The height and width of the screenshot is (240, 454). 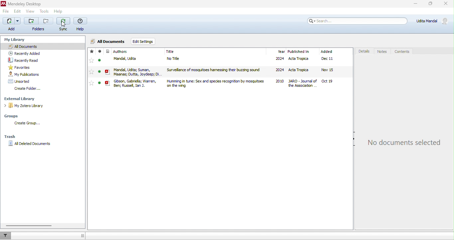 What do you see at coordinates (92, 52) in the screenshot?
I see `stared` at bounding box center [92, 52].